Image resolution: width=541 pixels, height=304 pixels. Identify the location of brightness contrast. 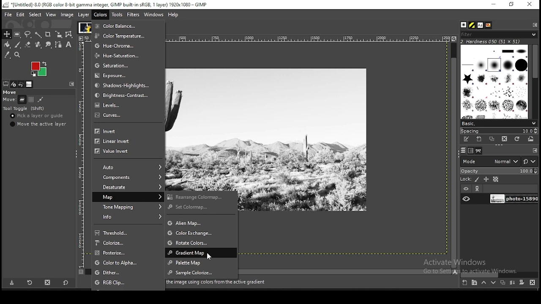
(124, 95).